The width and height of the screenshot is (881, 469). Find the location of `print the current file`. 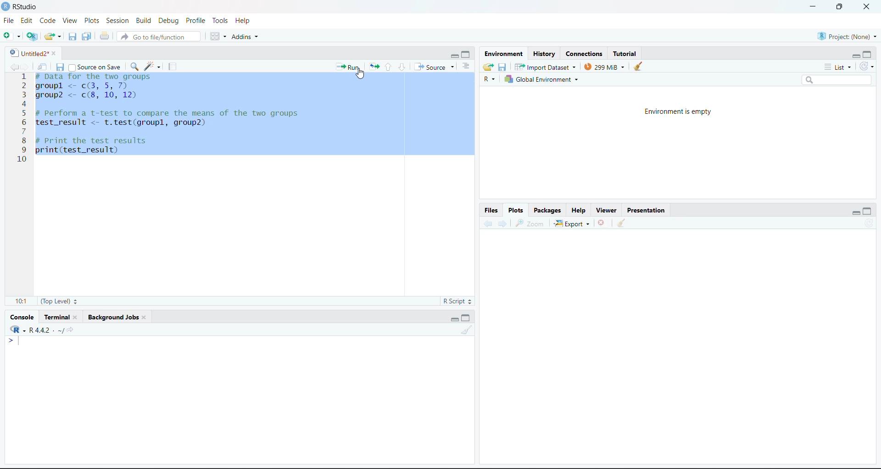

print the current file is located at coordinates (105, 36).